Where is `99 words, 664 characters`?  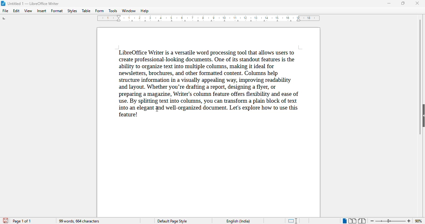
99 words, 664 characters is located at coordinates (79, 221).